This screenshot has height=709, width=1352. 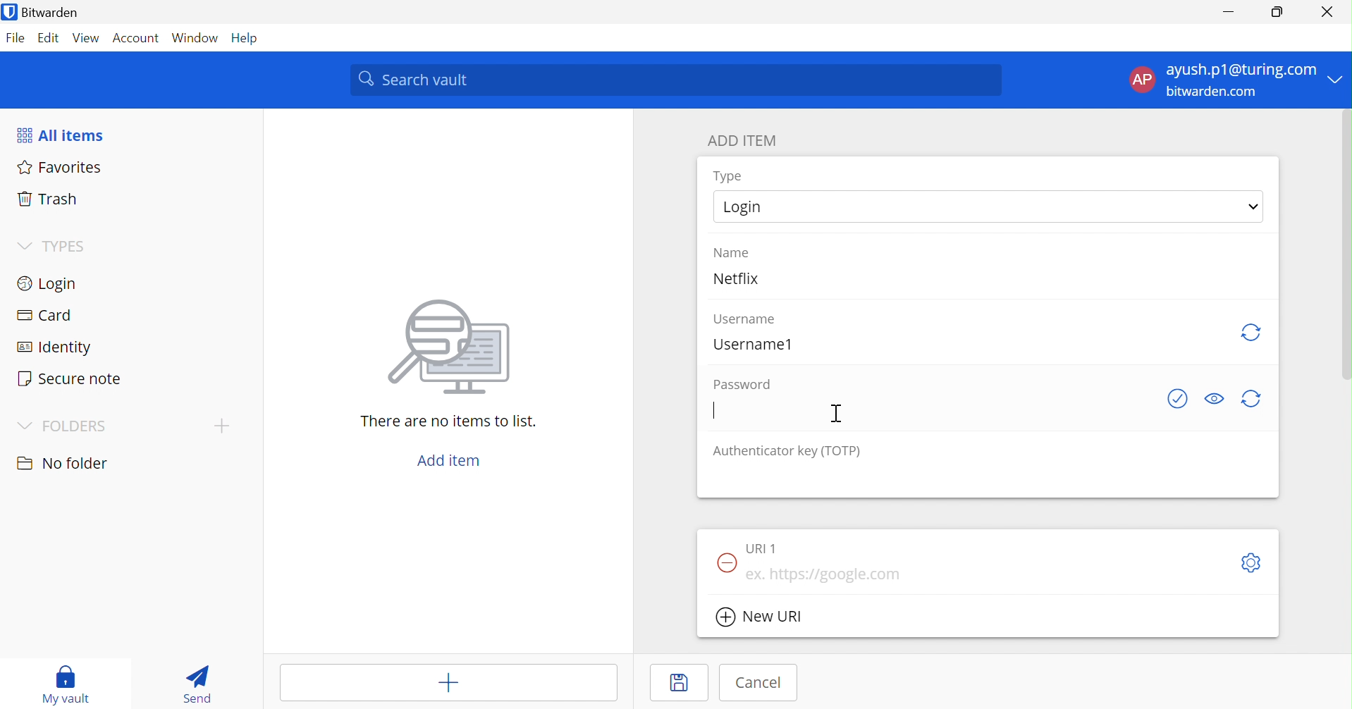 I want to click on Edit, so click(x=50, y=39).